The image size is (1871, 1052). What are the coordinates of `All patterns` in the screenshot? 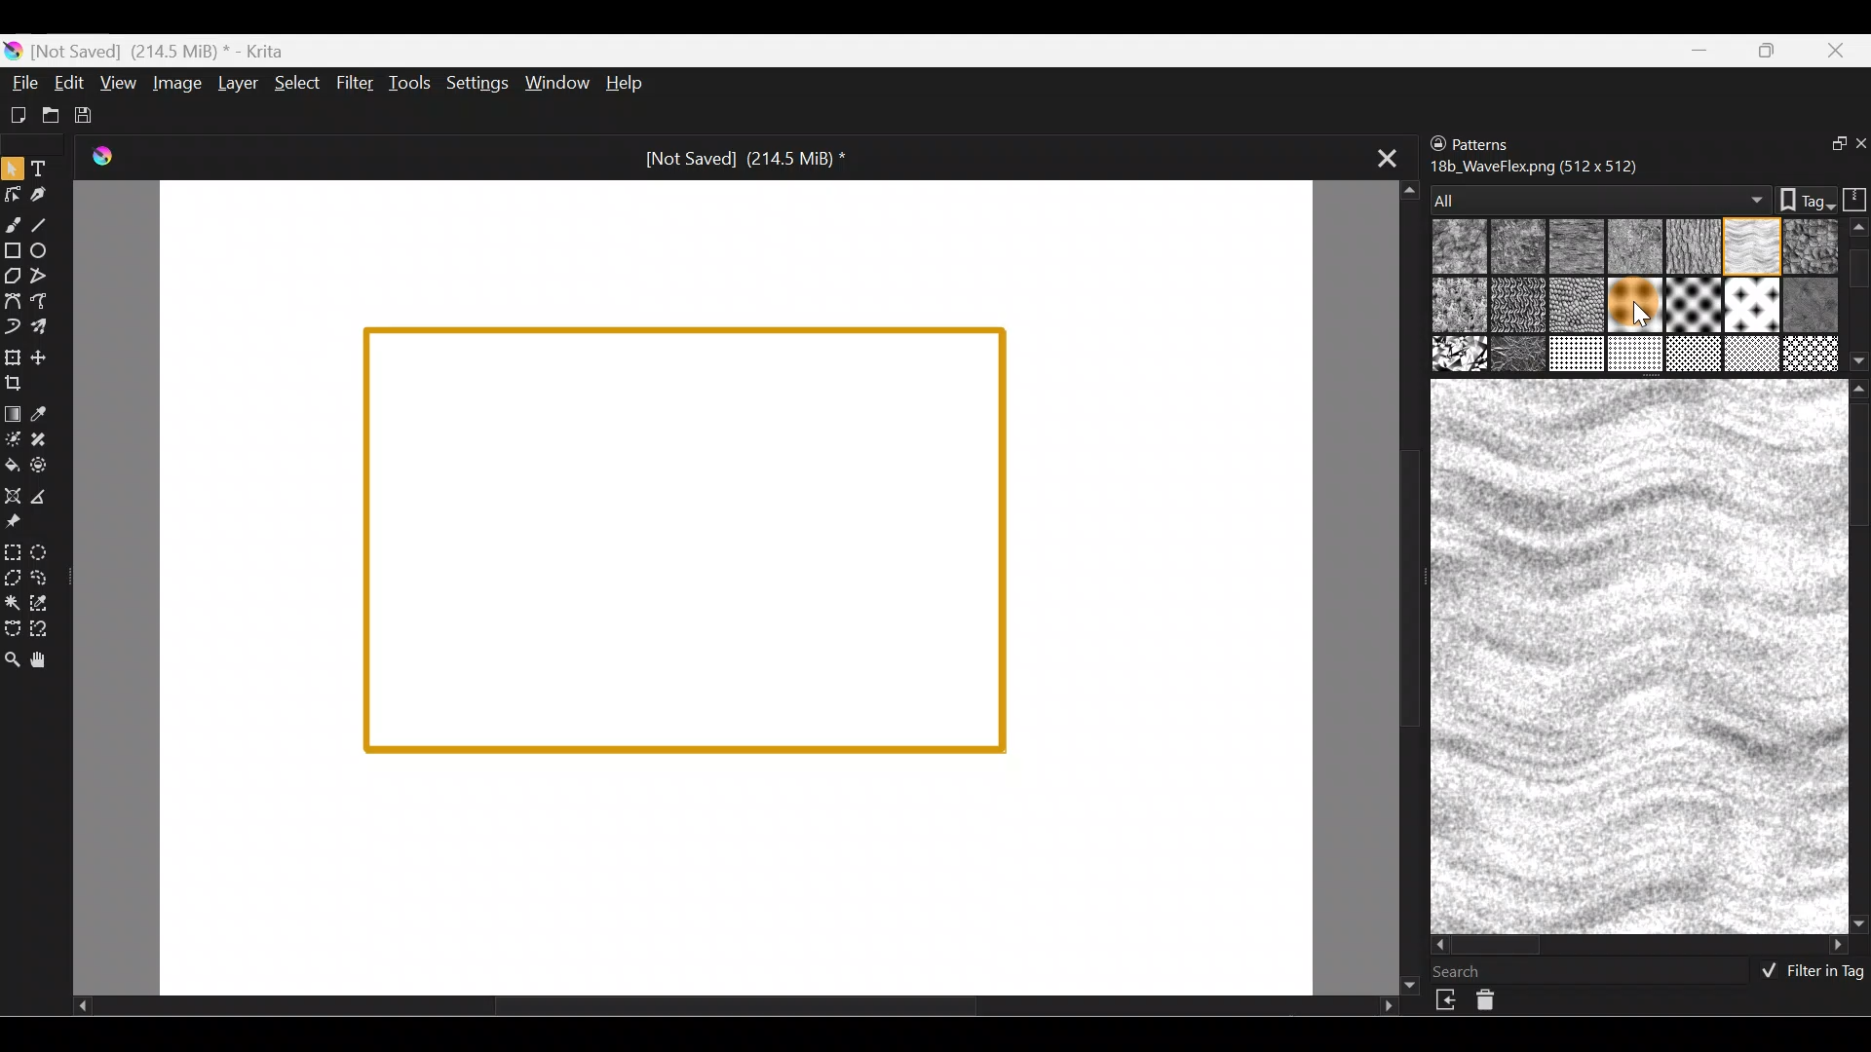 It's located at (1595, 194).